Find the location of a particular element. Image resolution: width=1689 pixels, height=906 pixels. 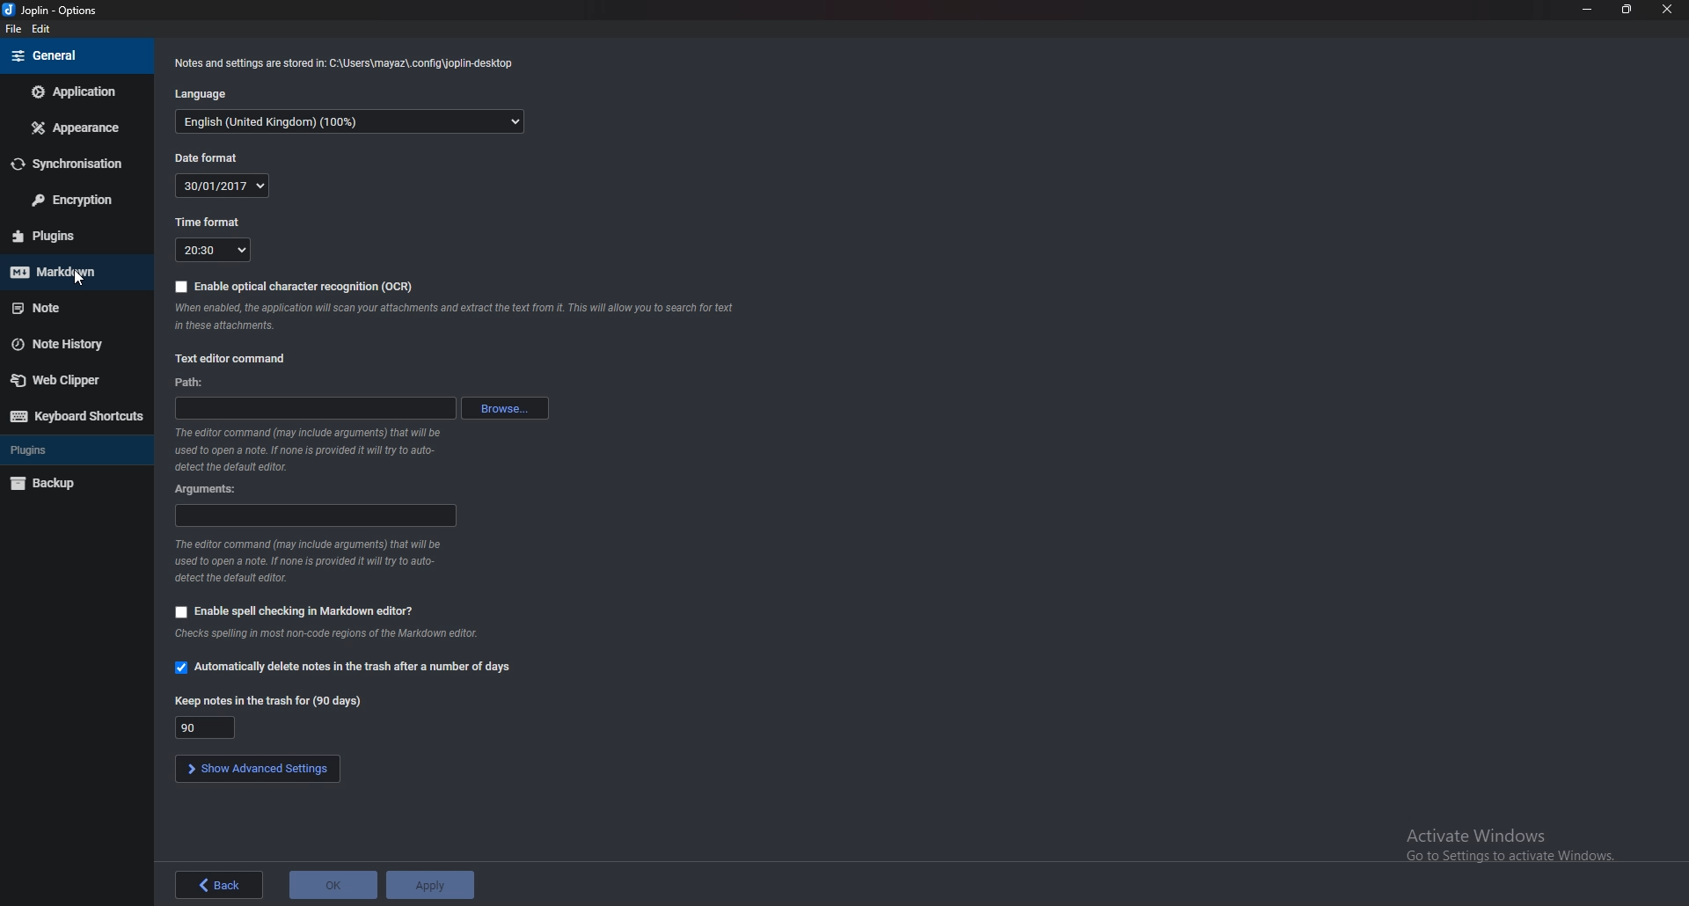

Date format is located at coordinates (223, 186).